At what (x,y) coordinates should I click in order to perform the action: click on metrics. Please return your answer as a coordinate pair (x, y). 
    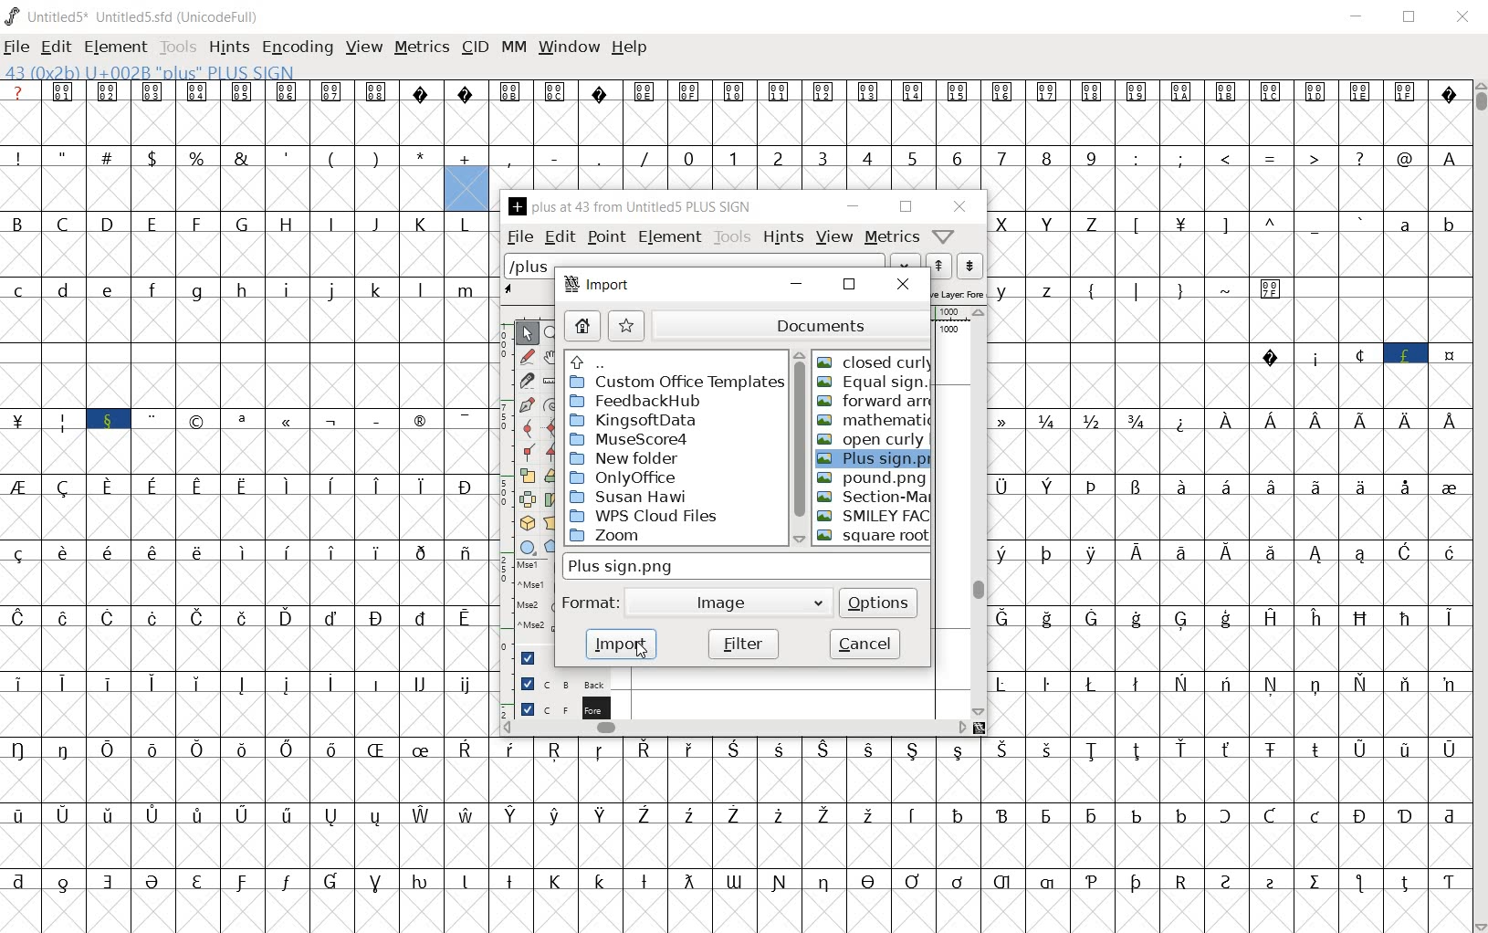
    Looking at the image, I should click on (421, 48).